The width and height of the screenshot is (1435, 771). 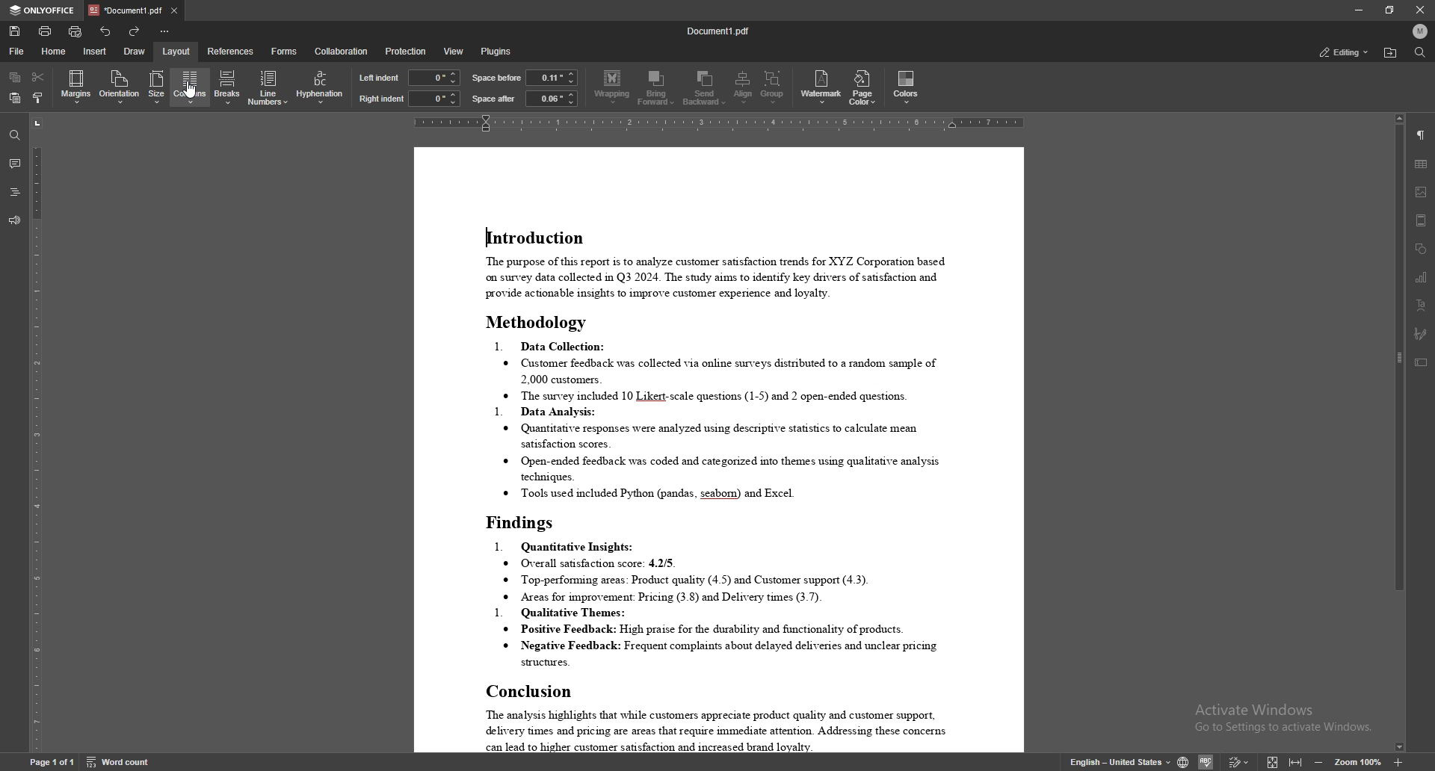 What do you see at coordinates (1422, 220) in the screenshot?
I see `header/footer` at bounding box center [1422, 220].